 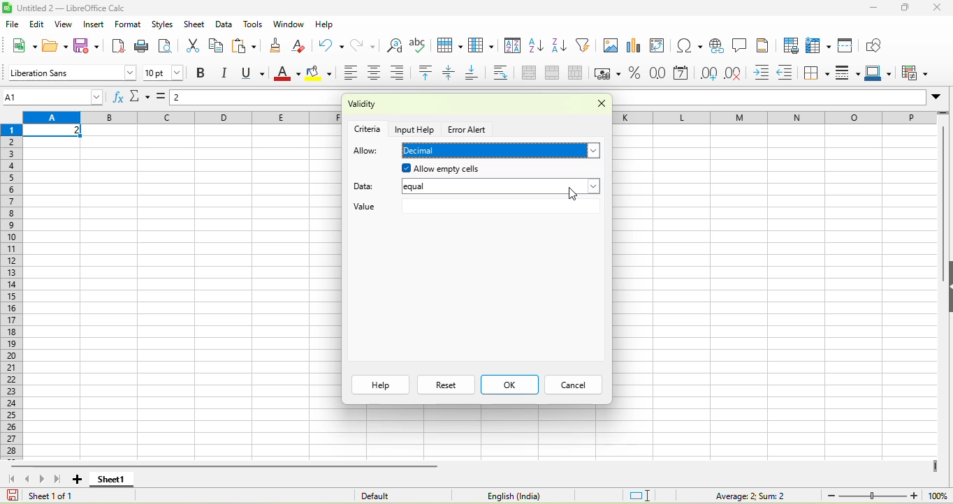 I want to click on deciman, so click(x=502, y=151).